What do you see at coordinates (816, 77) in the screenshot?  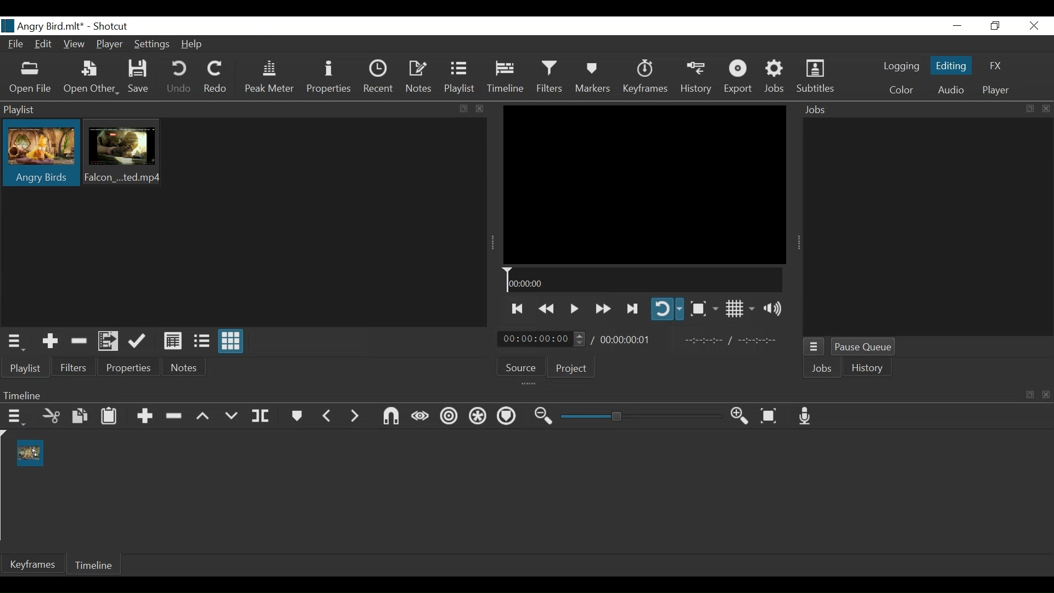 I see `Subtitles` at bounding box center [816, 77].